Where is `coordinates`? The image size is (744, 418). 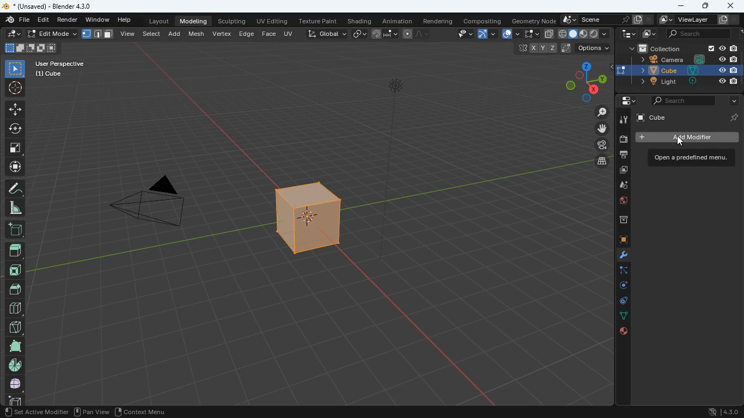
coordinates is located at coordinates (564, 48).